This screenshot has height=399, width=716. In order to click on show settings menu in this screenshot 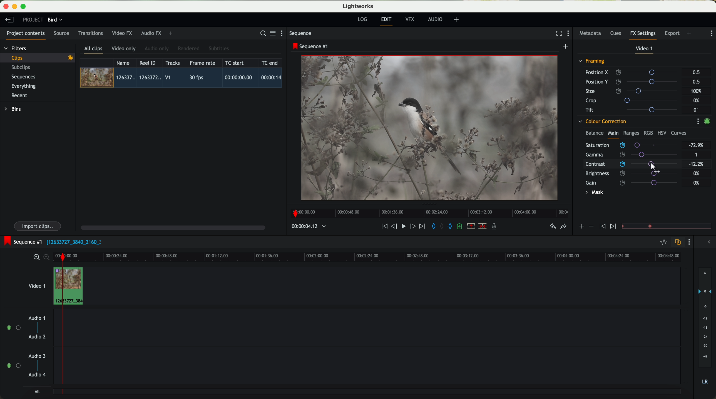, I will do `click(284, 33)`.